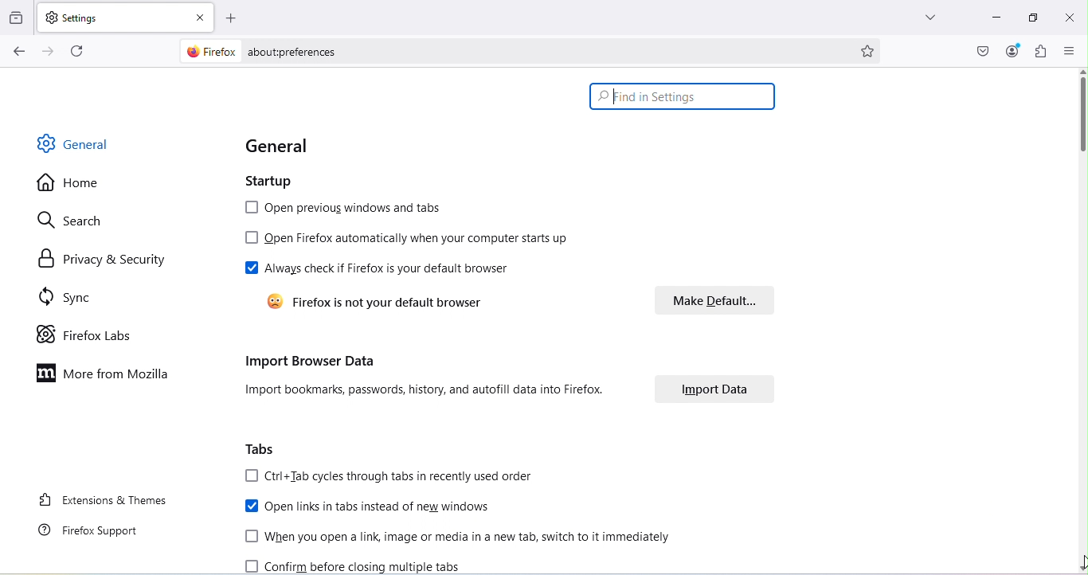 This screenshot has width=1088, height=575. I want to click on Search, so click(67, 221).